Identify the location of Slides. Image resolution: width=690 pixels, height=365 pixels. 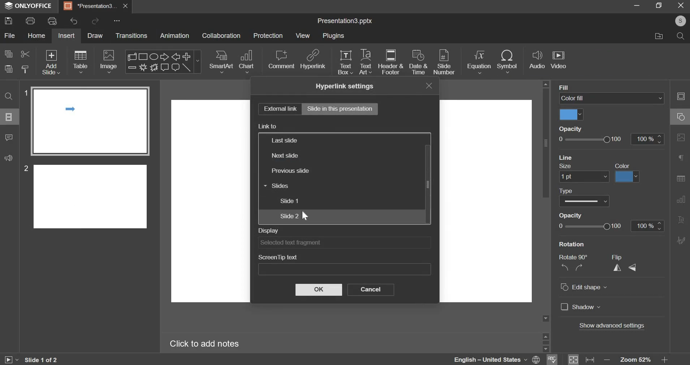
(295, 186).